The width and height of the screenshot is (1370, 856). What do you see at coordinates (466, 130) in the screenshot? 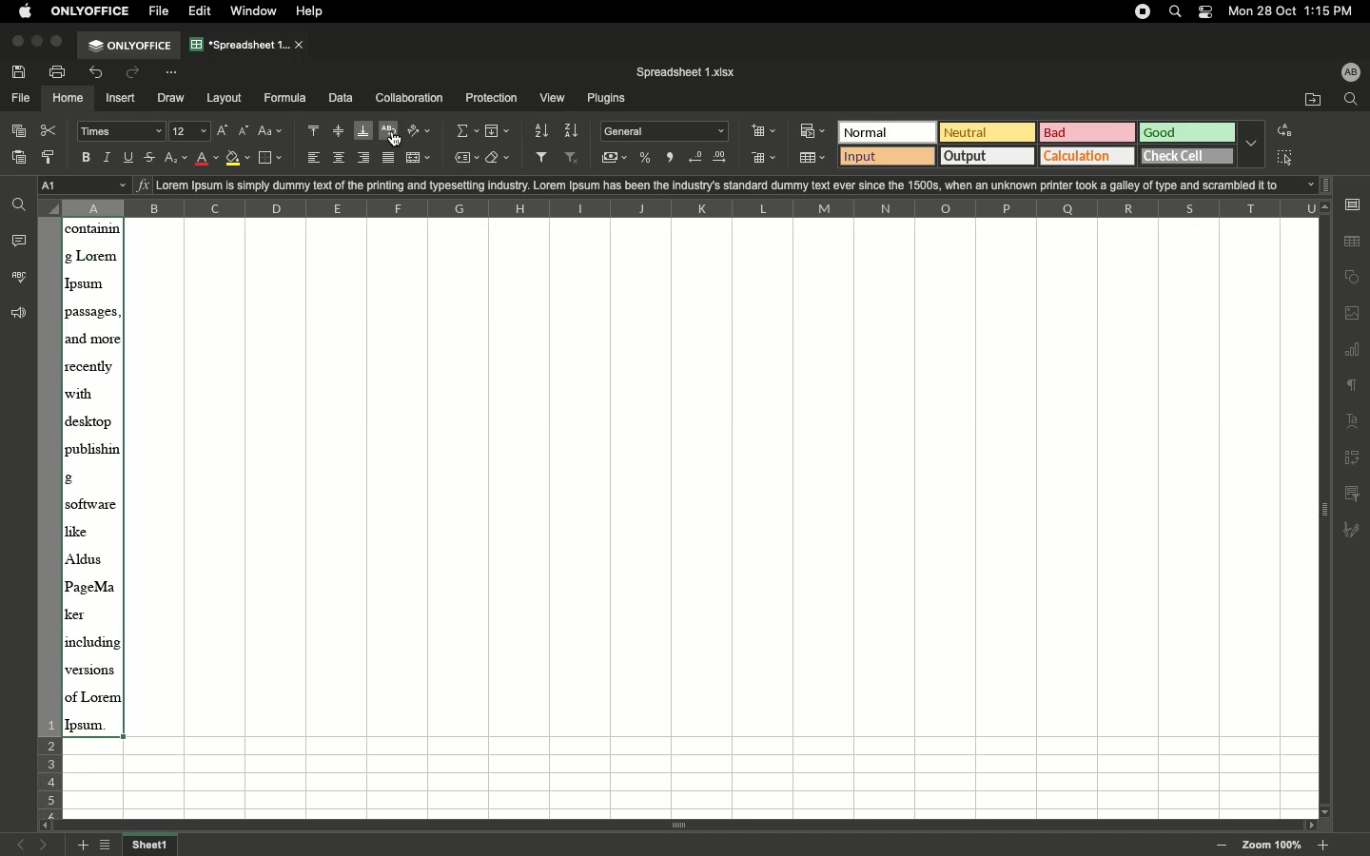
I see `Summation` at bounding box center [466, 130].